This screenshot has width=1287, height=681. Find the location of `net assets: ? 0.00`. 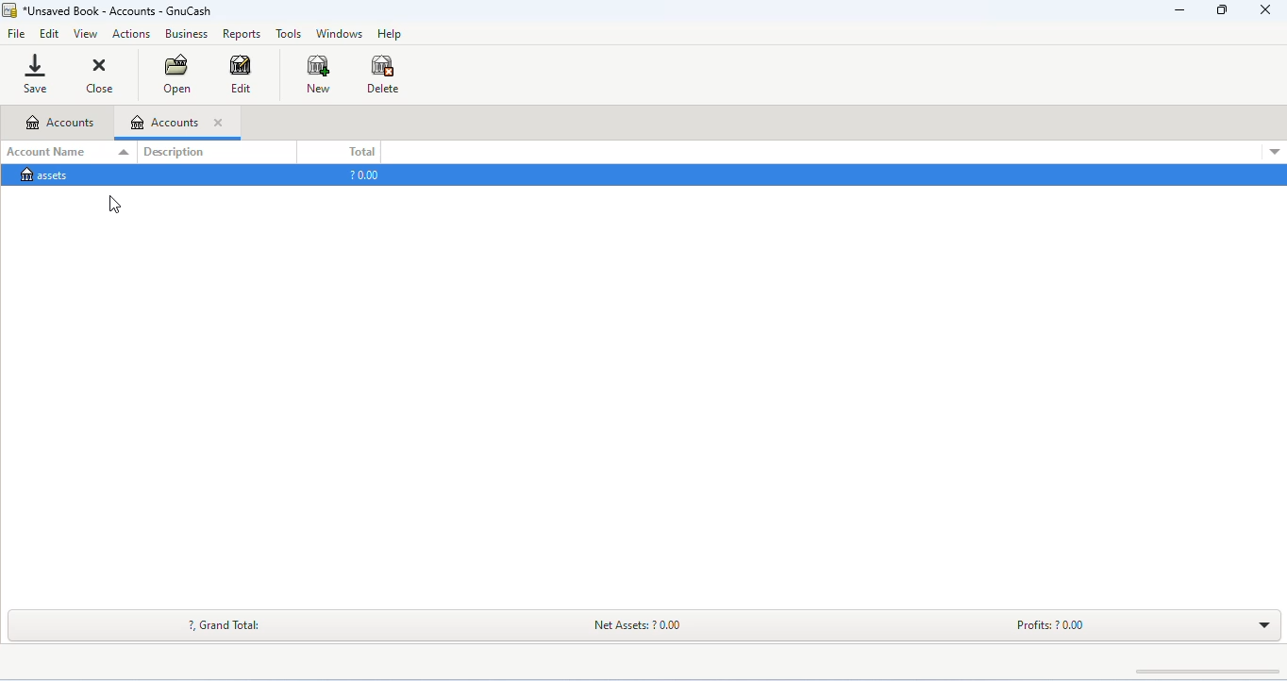

net assets: ? 0.00 is located at coordinates (653, 625).